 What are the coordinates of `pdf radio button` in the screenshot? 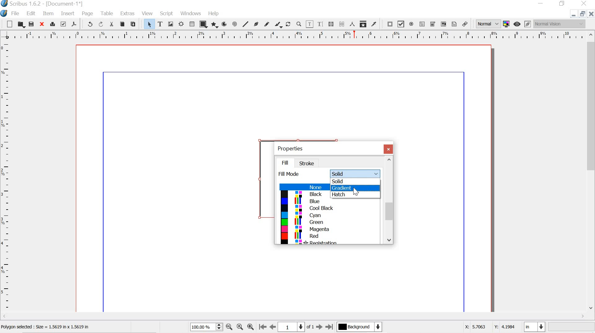 It's located at (412, 24).